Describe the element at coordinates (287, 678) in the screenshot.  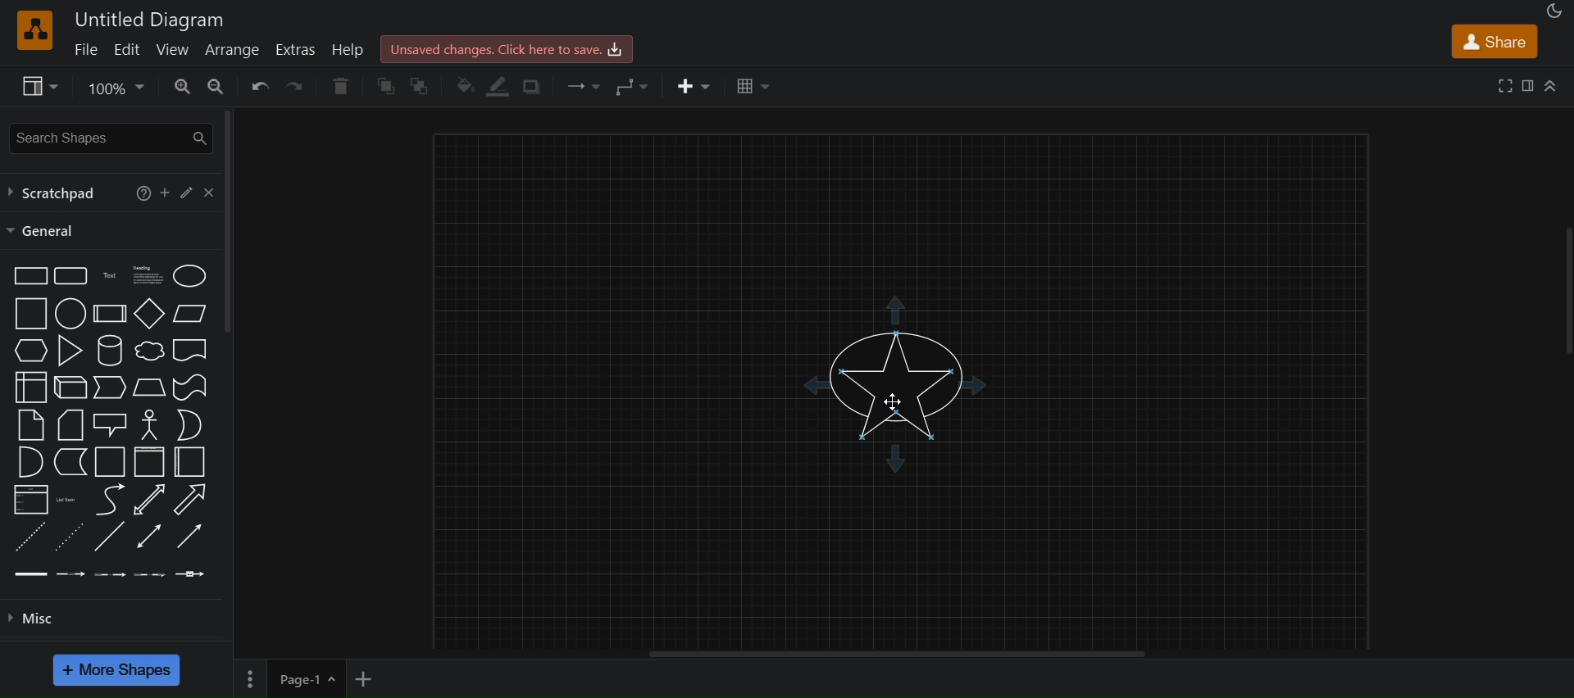
I see `page 1` at that location.